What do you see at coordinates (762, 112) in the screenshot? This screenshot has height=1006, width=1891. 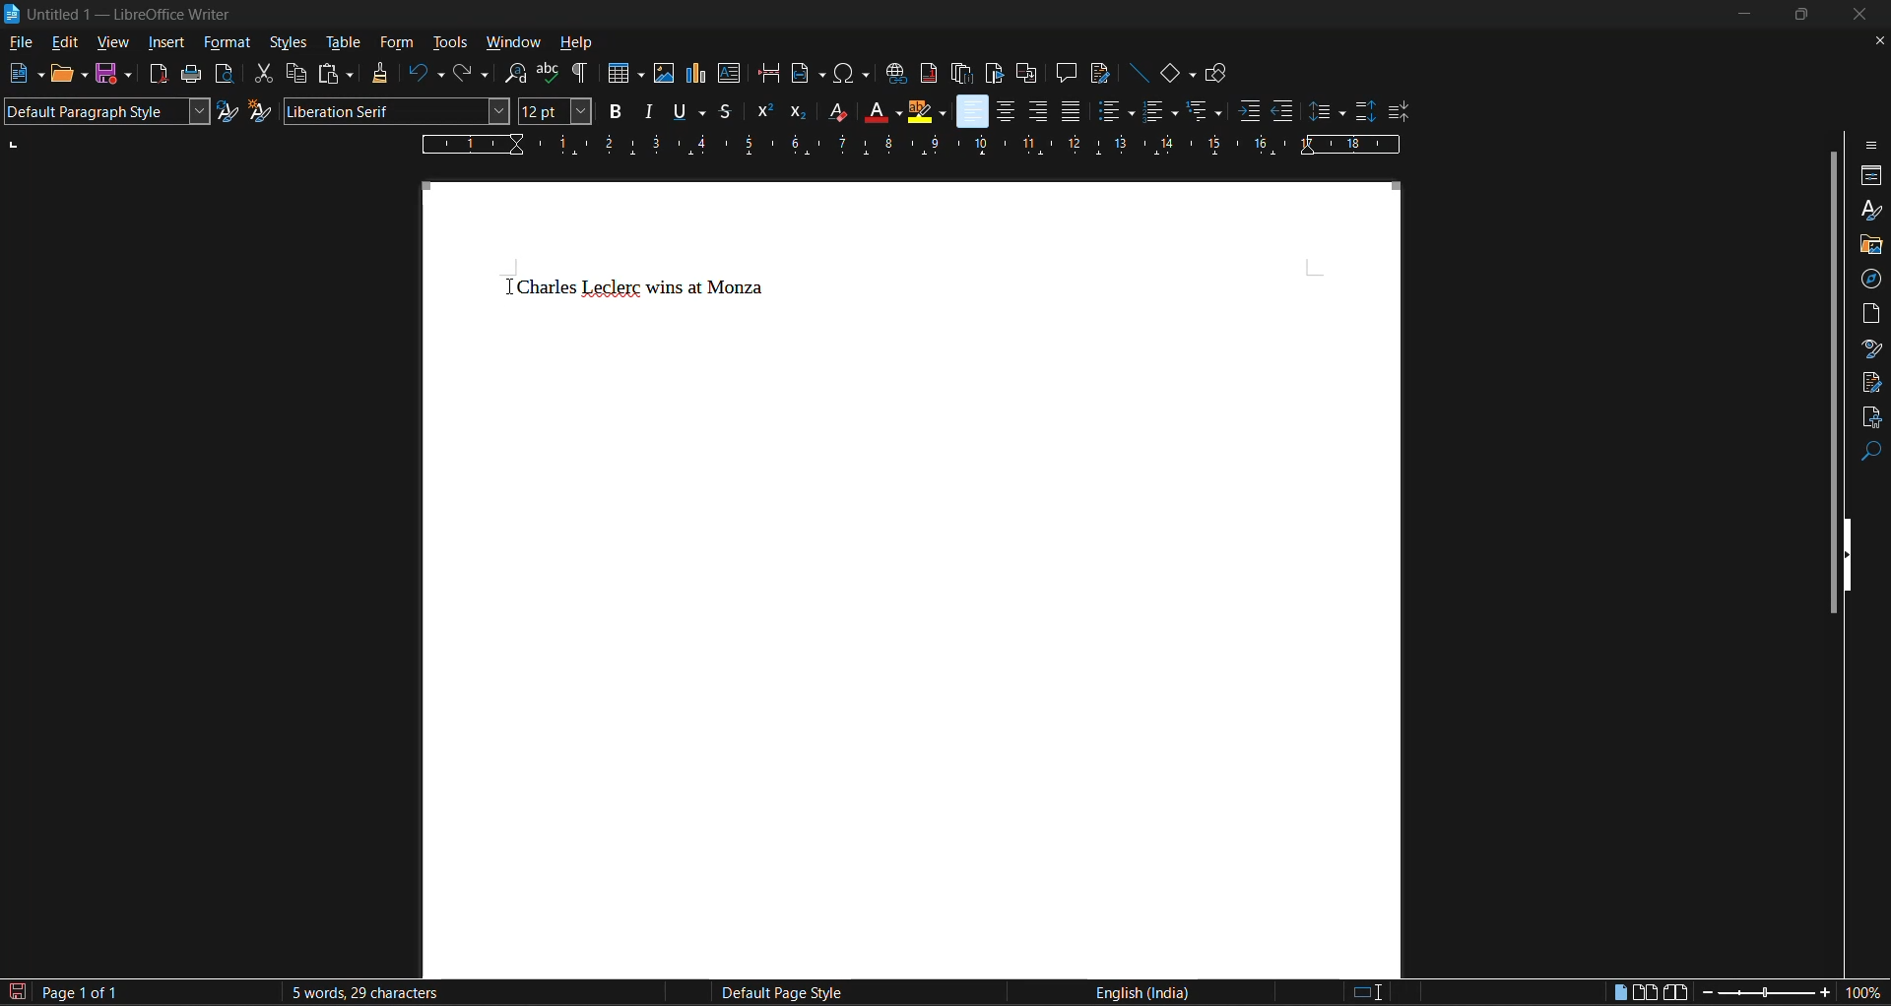 I see `superscipt` at bounding box center [762, 112].